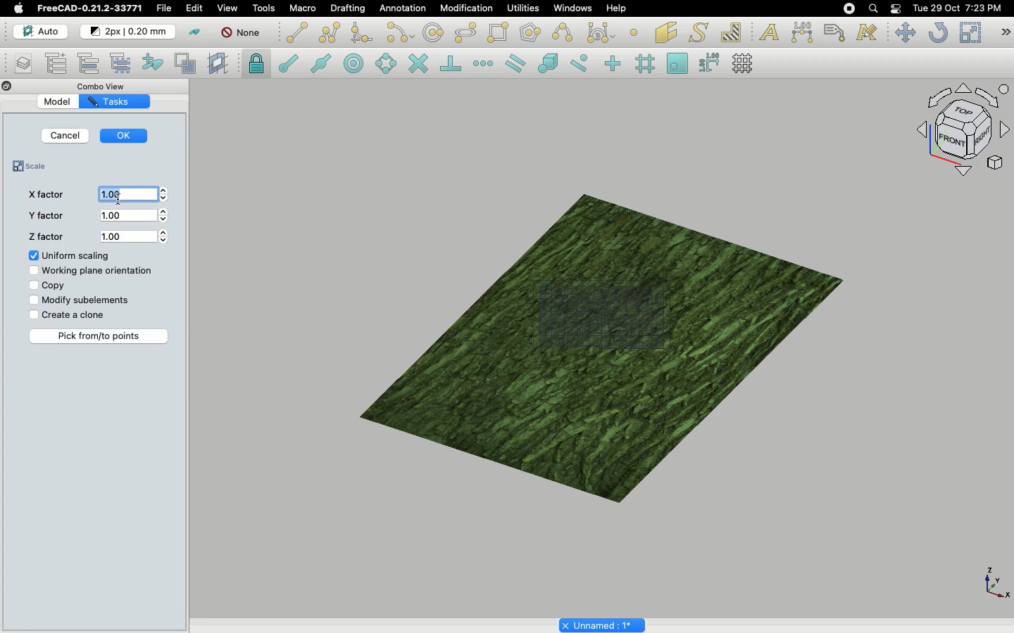  What do you see at coordinates (45, 238) in the screenshot?
I see `Z factor` at bounding box center [45, 238].